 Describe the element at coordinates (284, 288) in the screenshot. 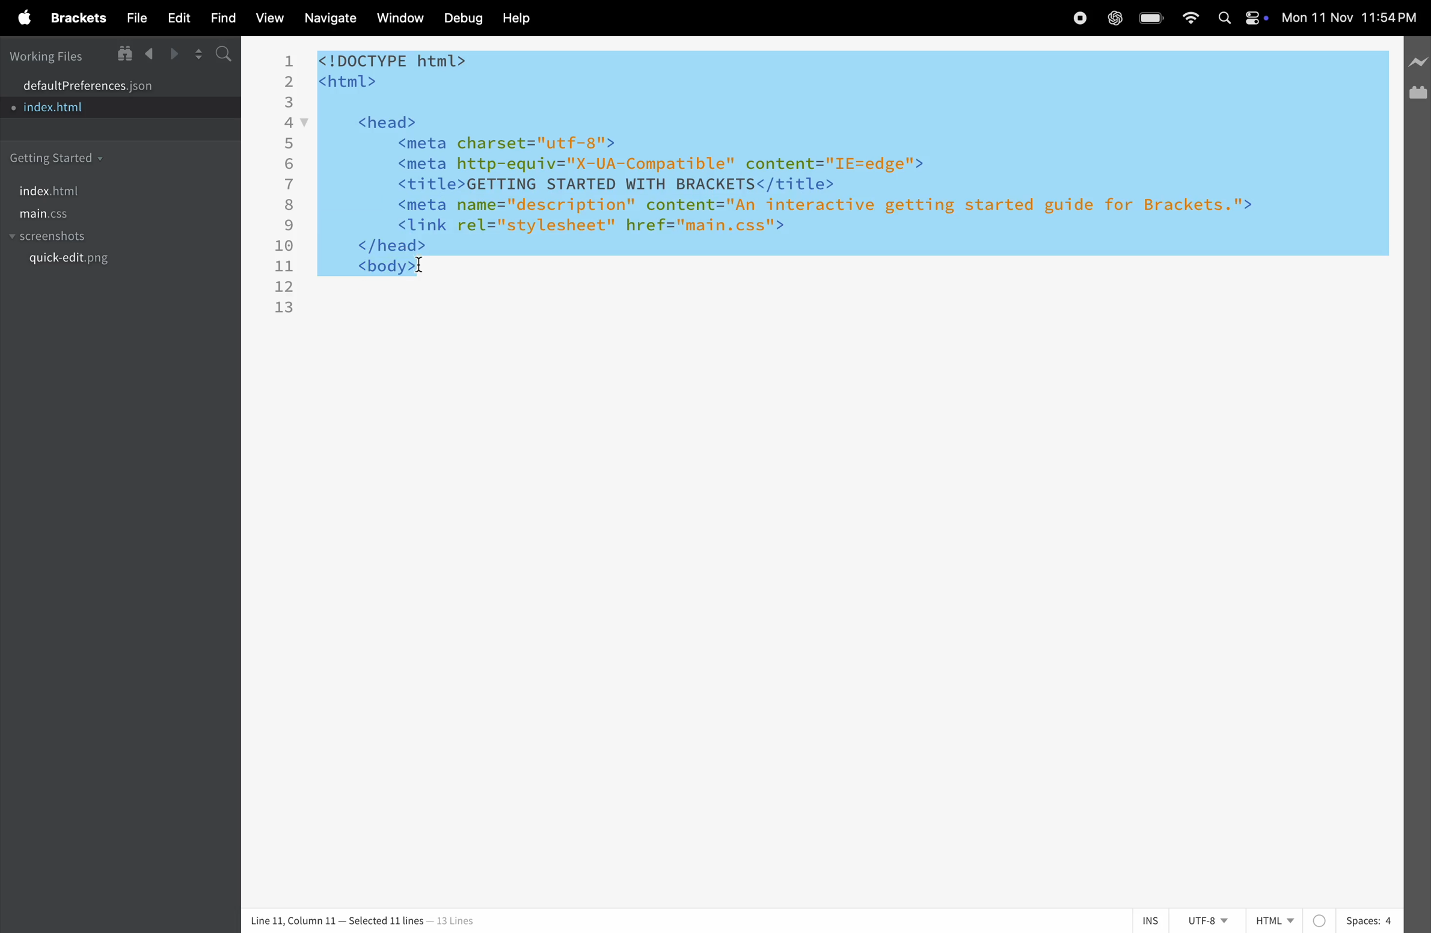

I see `12` at that location.